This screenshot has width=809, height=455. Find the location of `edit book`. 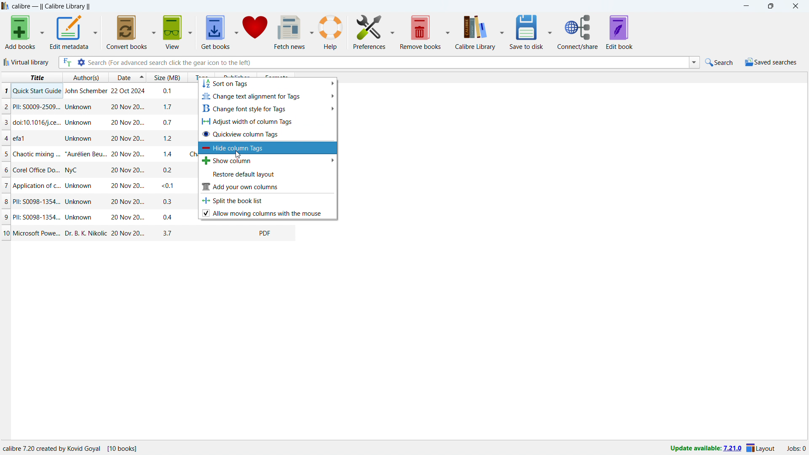

edit book is located at coordinates (619, 32).